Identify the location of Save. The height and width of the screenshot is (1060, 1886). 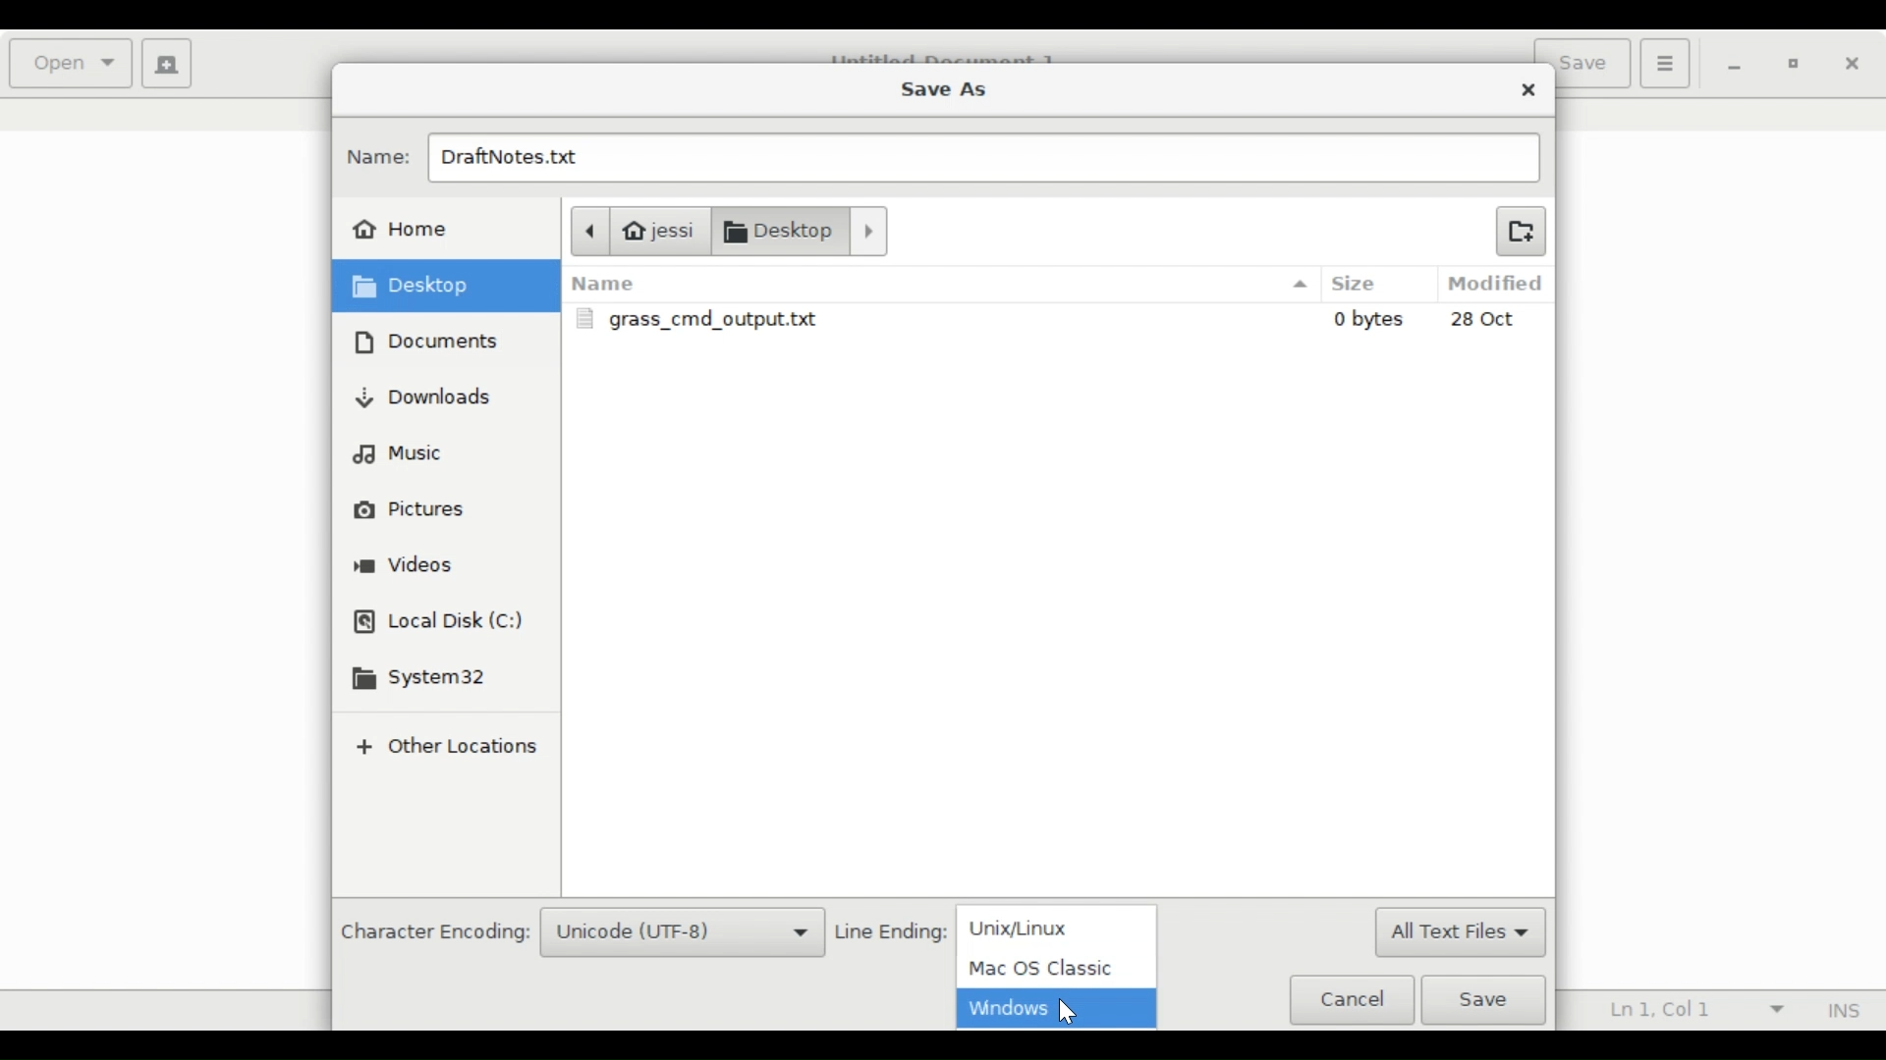
(1489, 1000).